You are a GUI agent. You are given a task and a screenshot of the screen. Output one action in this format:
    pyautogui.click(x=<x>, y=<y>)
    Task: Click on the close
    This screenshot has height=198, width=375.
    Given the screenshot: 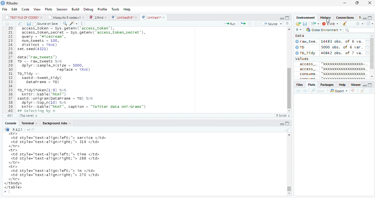 What is the action you would take?
    pyautogui.click(x=371, y=3)
    